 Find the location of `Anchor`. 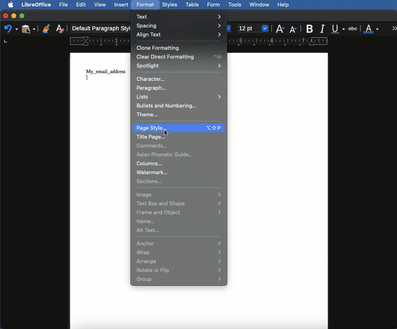

Anchor is located at coordinates (180, 244).